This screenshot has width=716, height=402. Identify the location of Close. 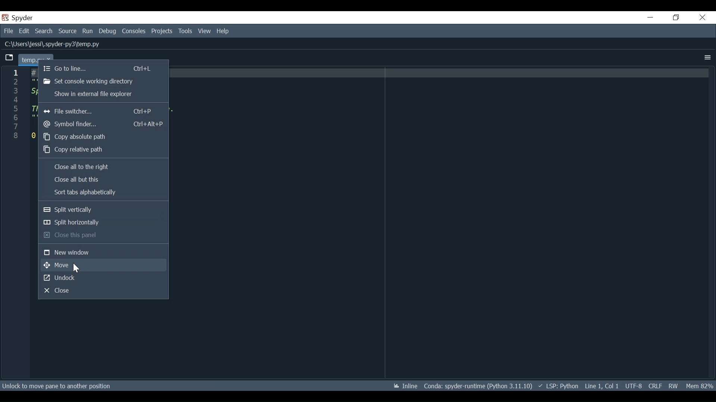
(703, 17).